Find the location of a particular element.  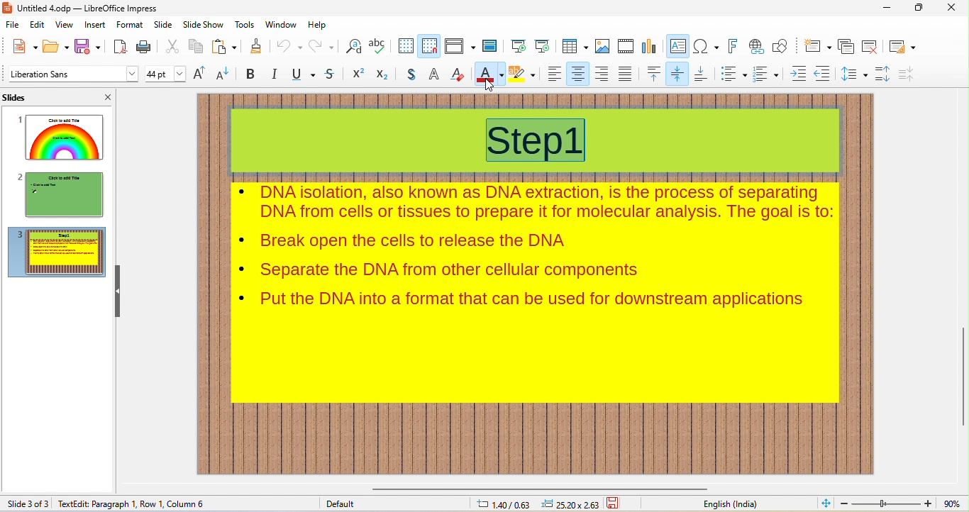

justified is located at coordinates (625, 74).